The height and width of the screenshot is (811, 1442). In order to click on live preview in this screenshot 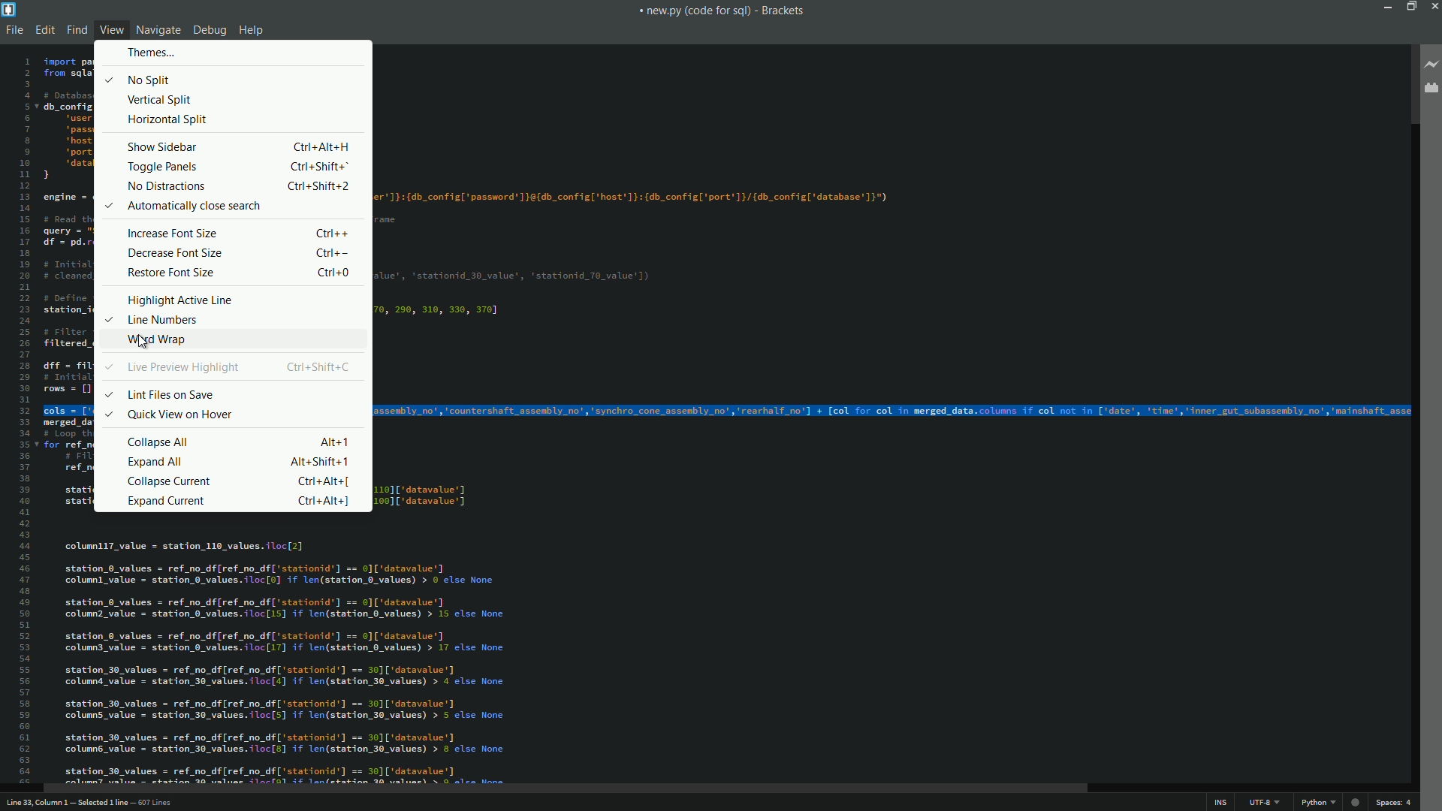, I will do `click(1433, 65)`.